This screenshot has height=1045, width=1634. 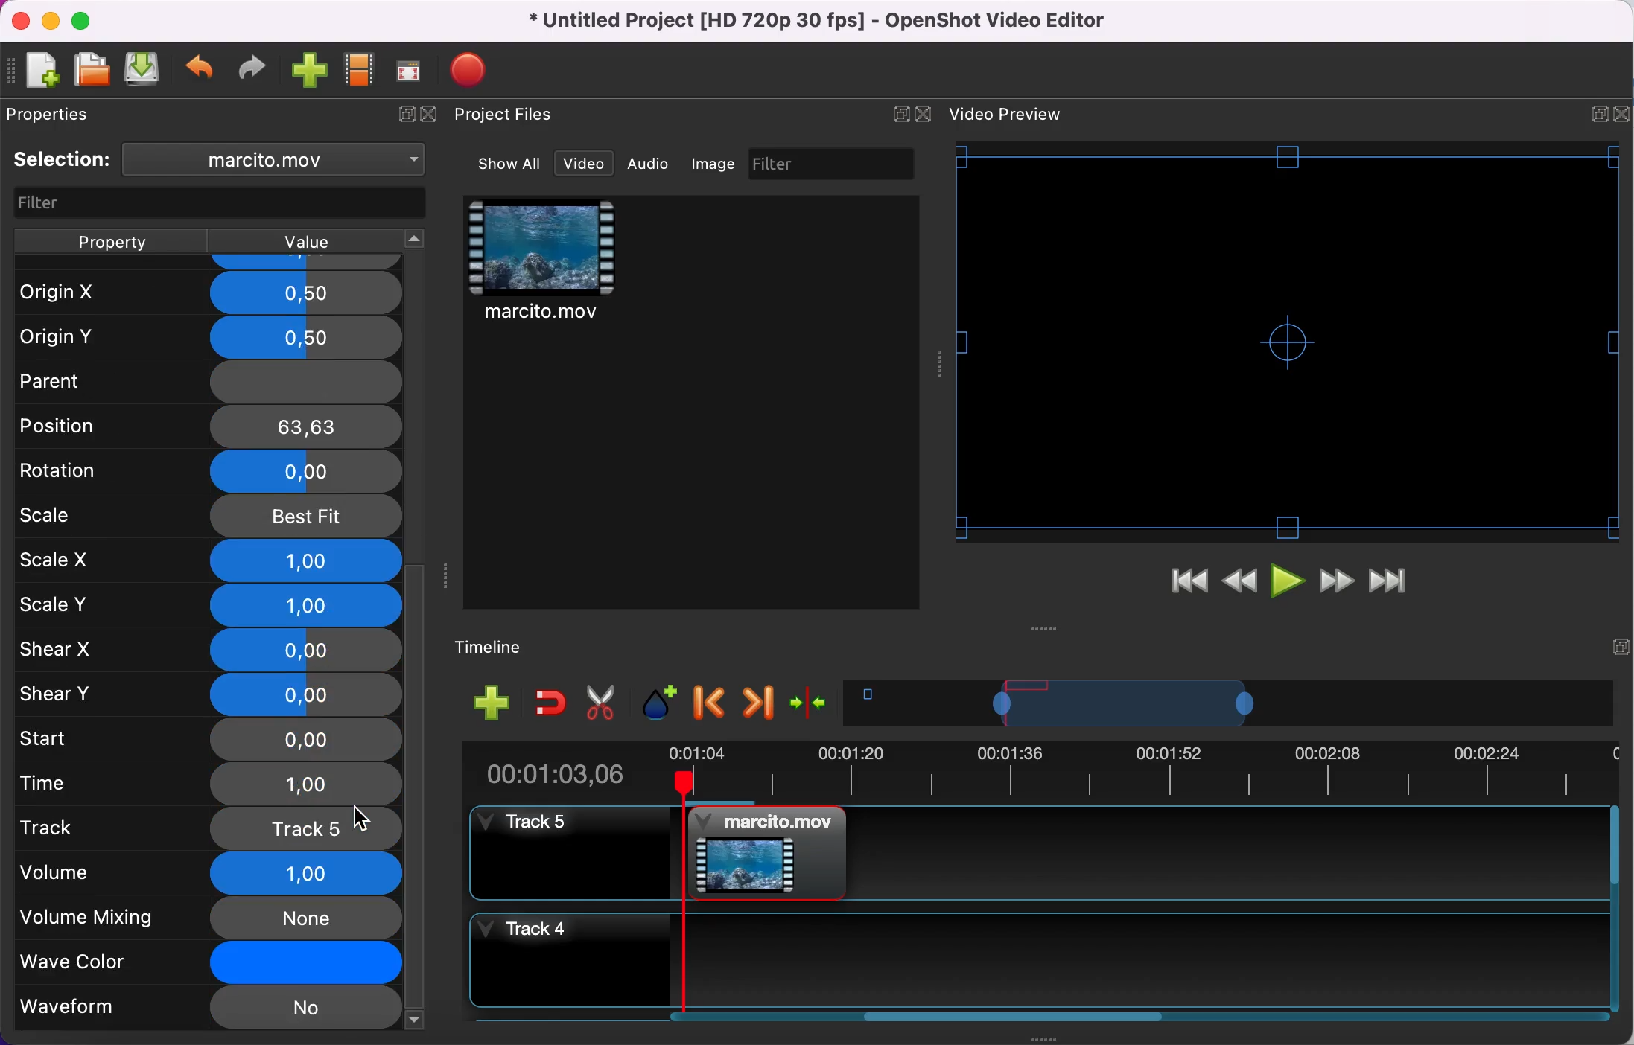 I want to click on jump to end, so click(x=1388, y=583).